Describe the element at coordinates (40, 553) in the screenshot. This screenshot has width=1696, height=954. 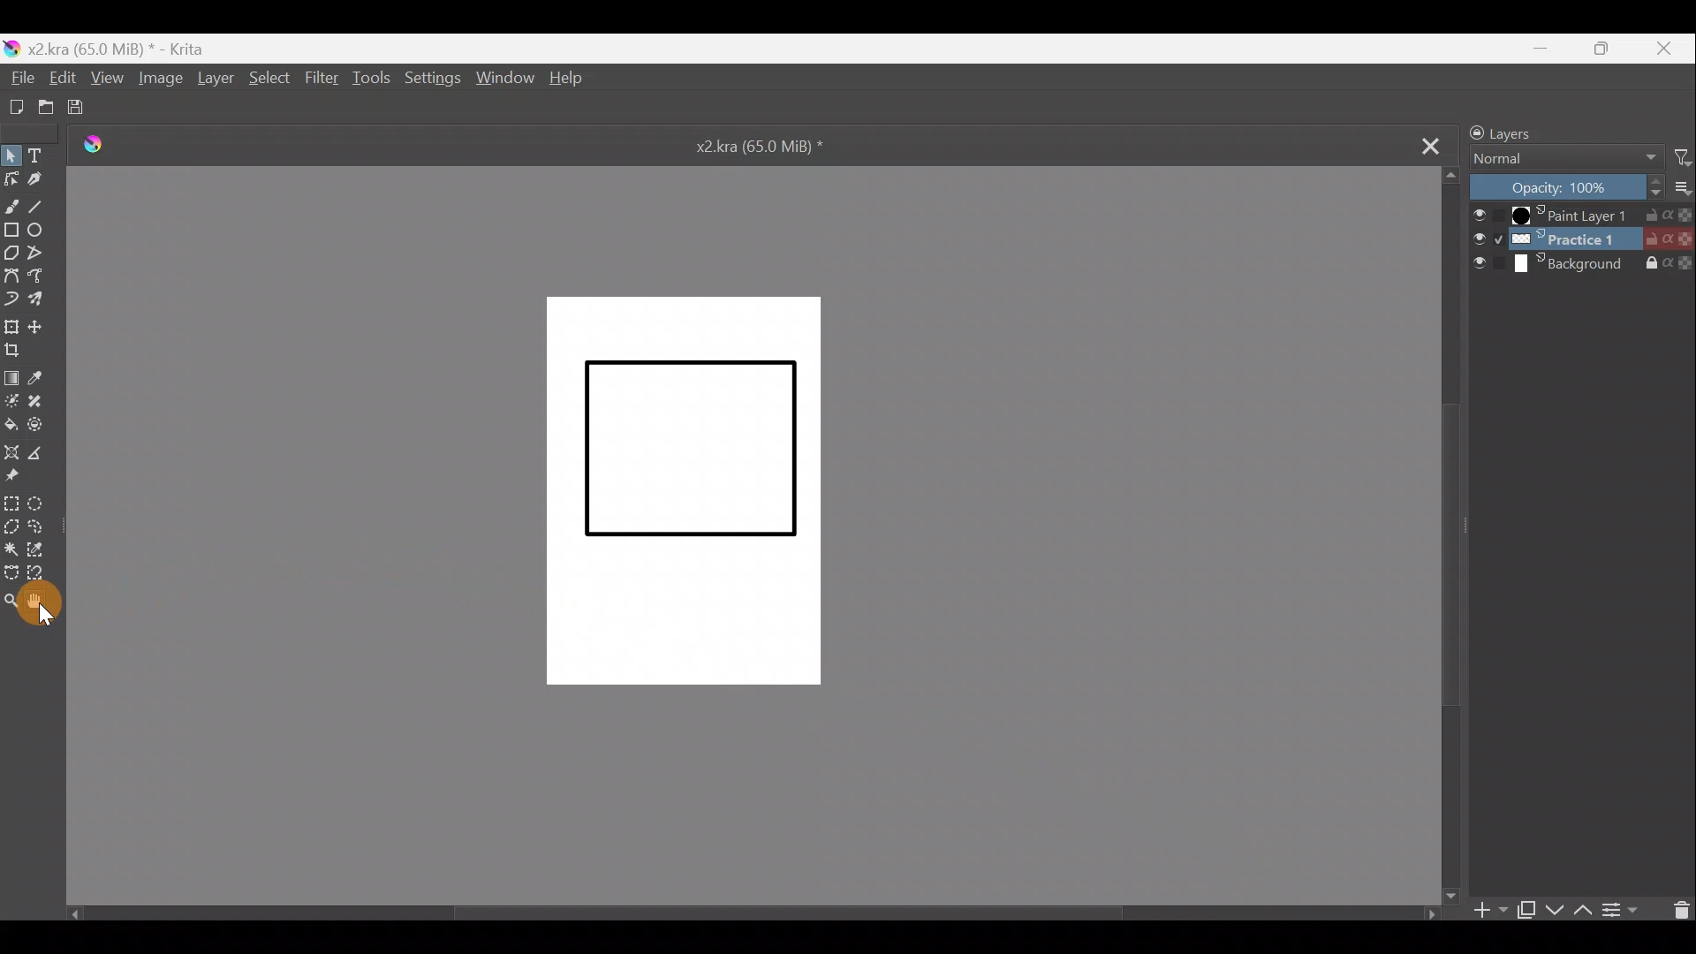
I see `Similar colour selection tool` at that location.